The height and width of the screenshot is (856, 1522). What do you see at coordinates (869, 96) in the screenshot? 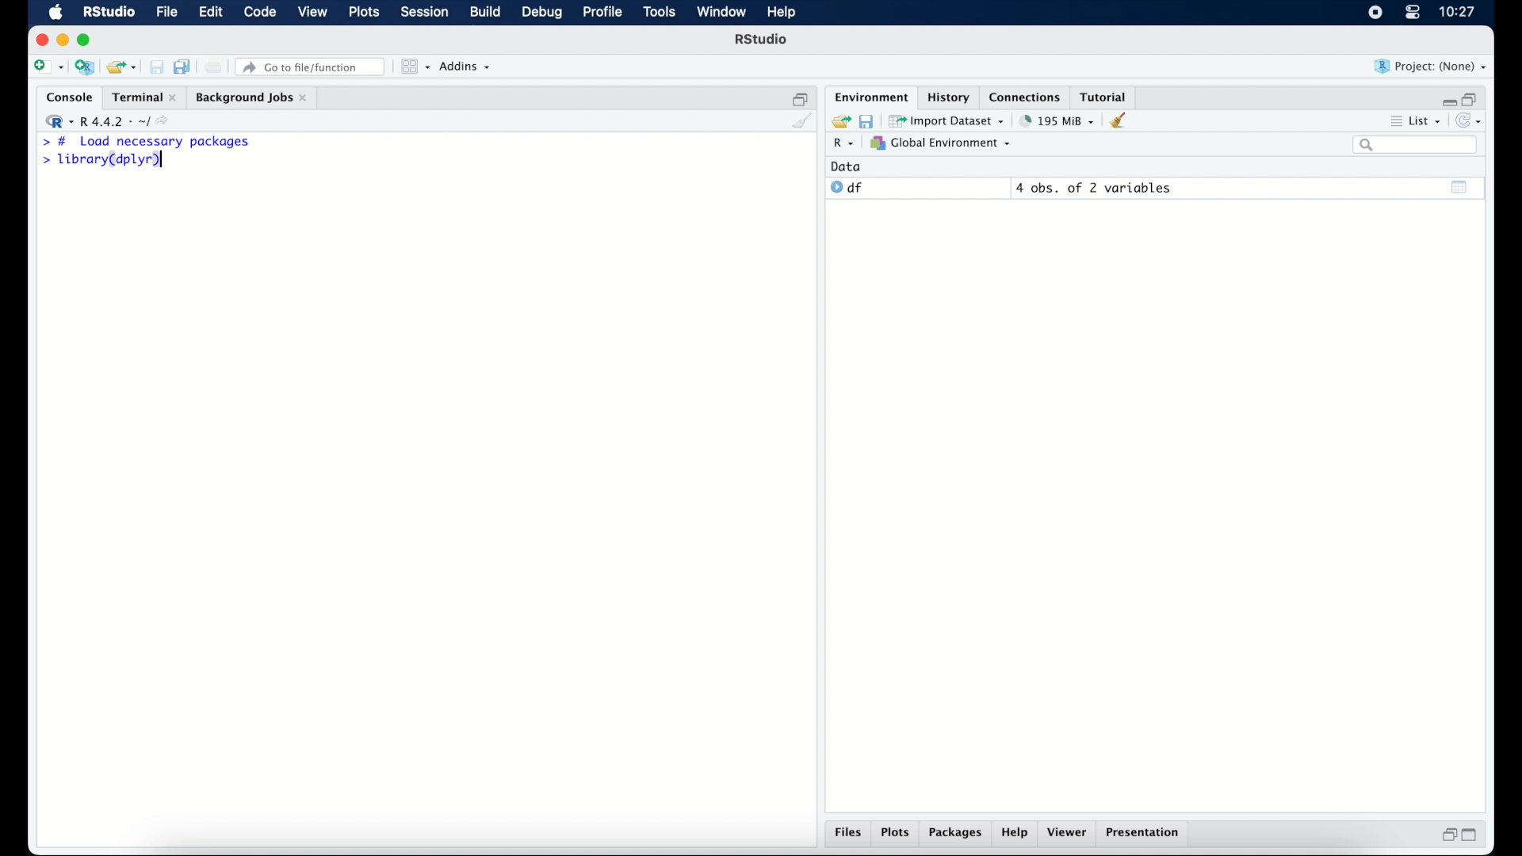
I see `environment` at bounding box center [869, 96].